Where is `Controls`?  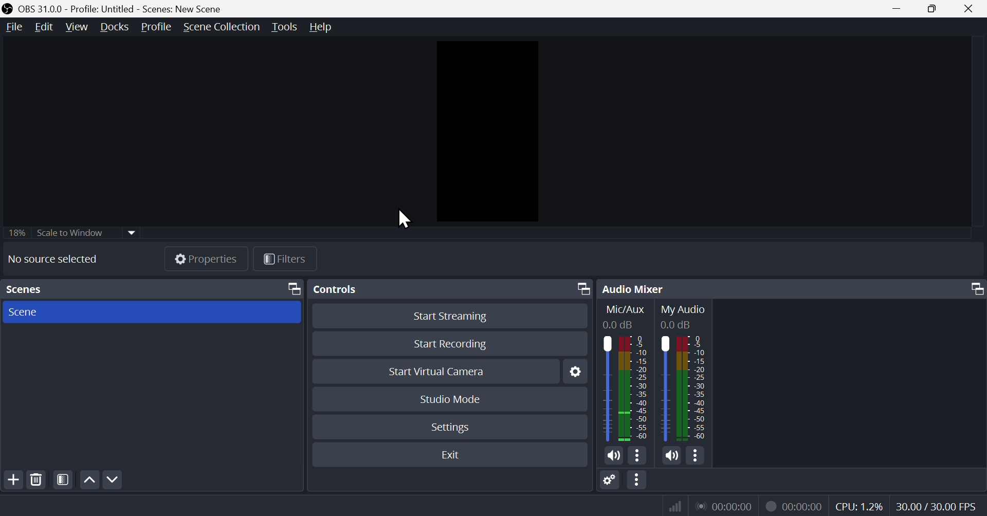
Controls is located at coordinates (349, 290).